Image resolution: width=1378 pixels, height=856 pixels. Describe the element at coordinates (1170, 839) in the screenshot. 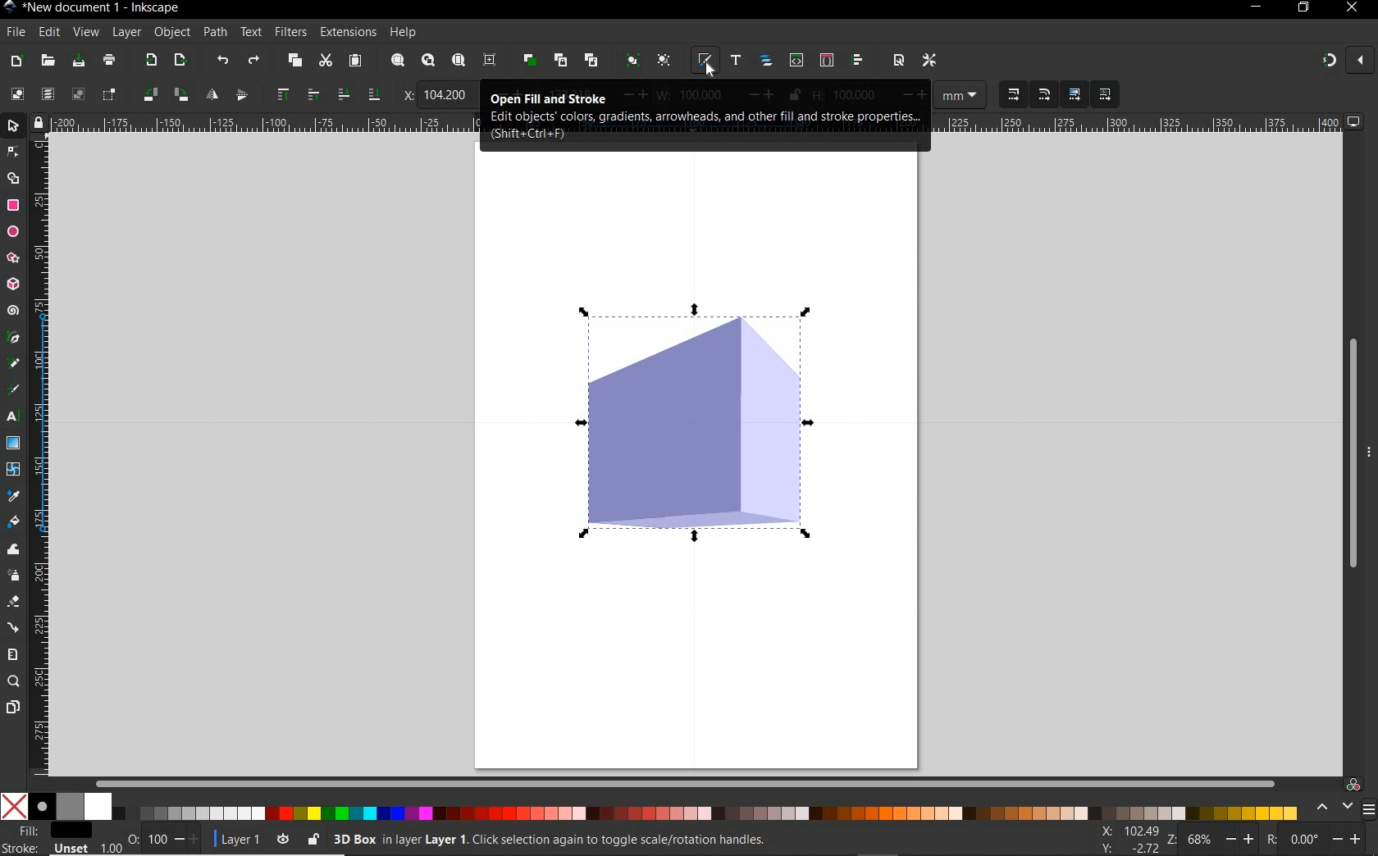

I see `ZOOM` at that location.